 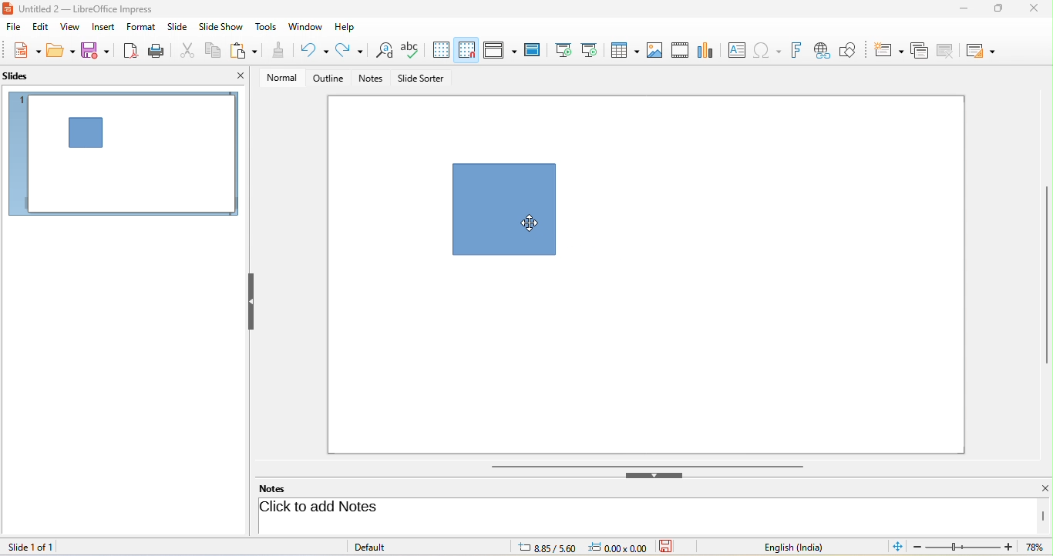 I want to click on redo, so click(x=349, y=51).